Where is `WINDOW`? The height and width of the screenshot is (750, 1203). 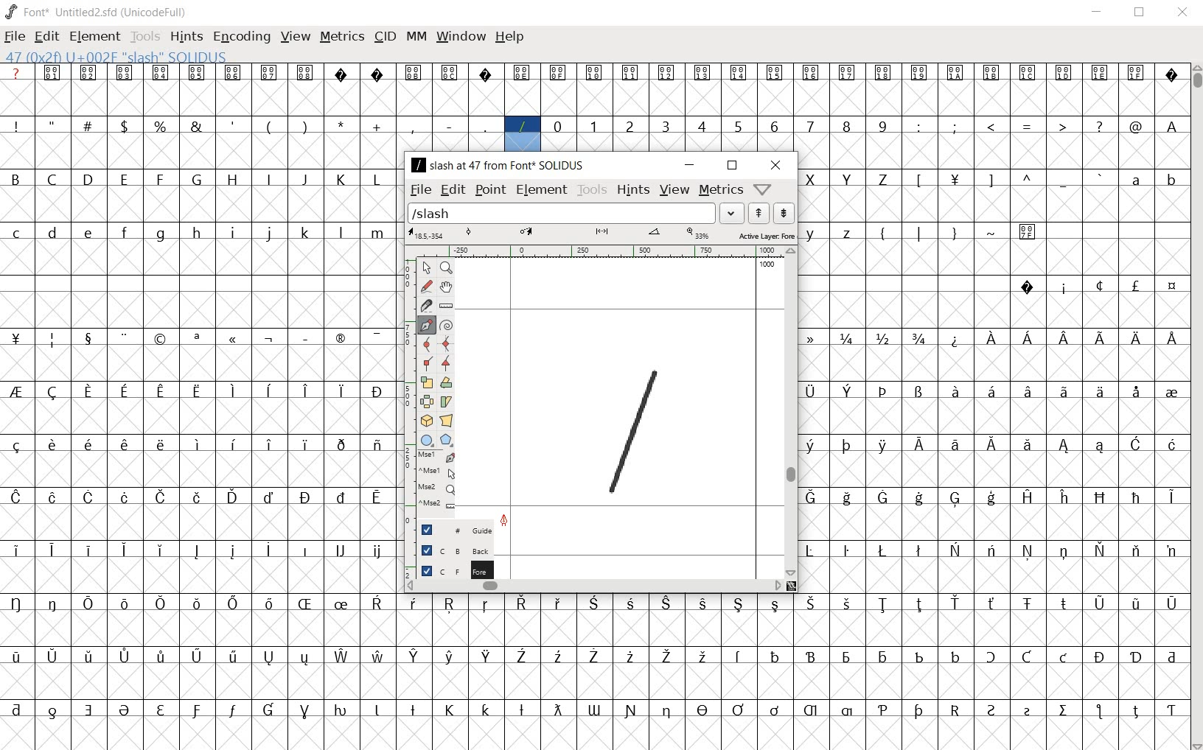 WINDOW is located at coordinates (459, 37).